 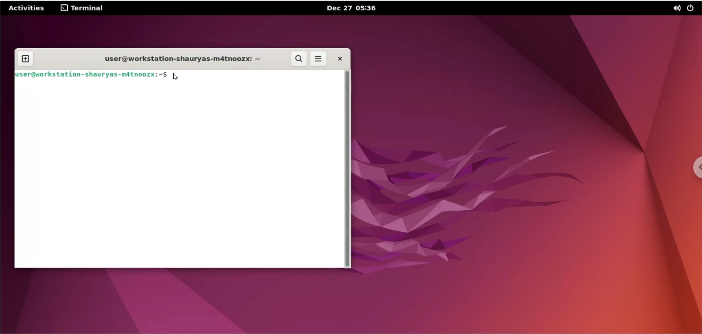 I want to click on new tab, so click(x=25, y=59).